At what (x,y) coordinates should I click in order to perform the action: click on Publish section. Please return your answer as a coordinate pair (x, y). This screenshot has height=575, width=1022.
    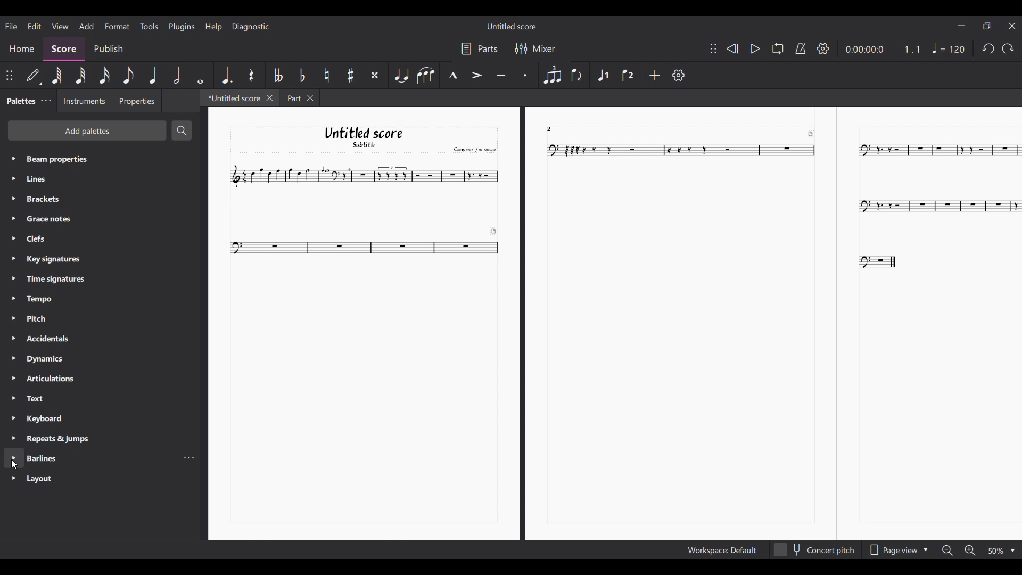
    Looking at the image, I should click on (109, 48).